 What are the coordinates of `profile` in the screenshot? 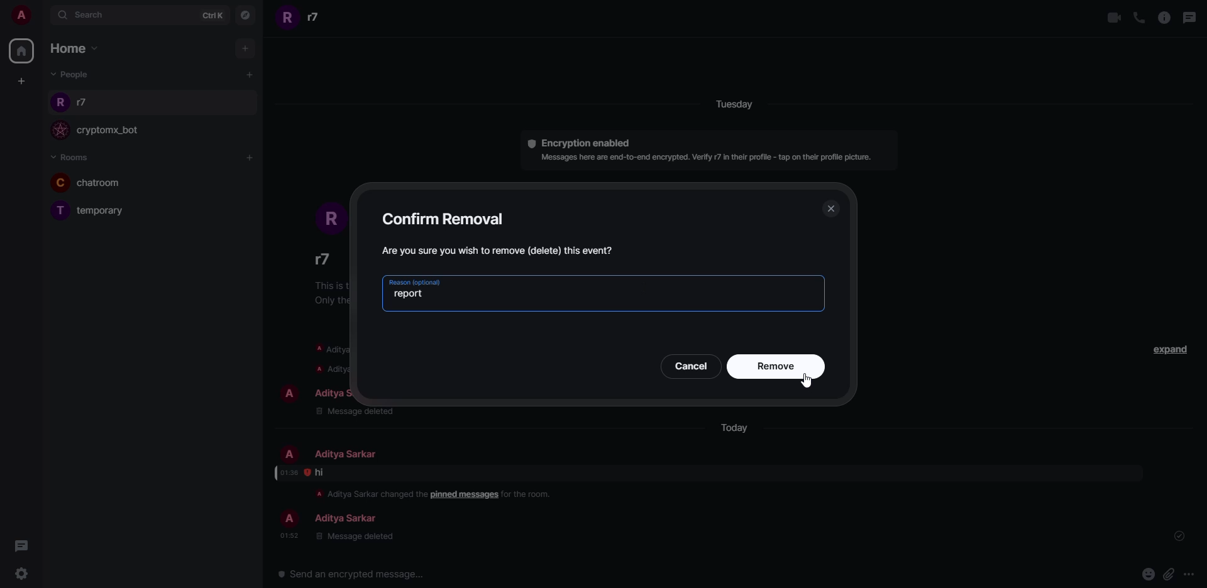 It's located at (288, 394).